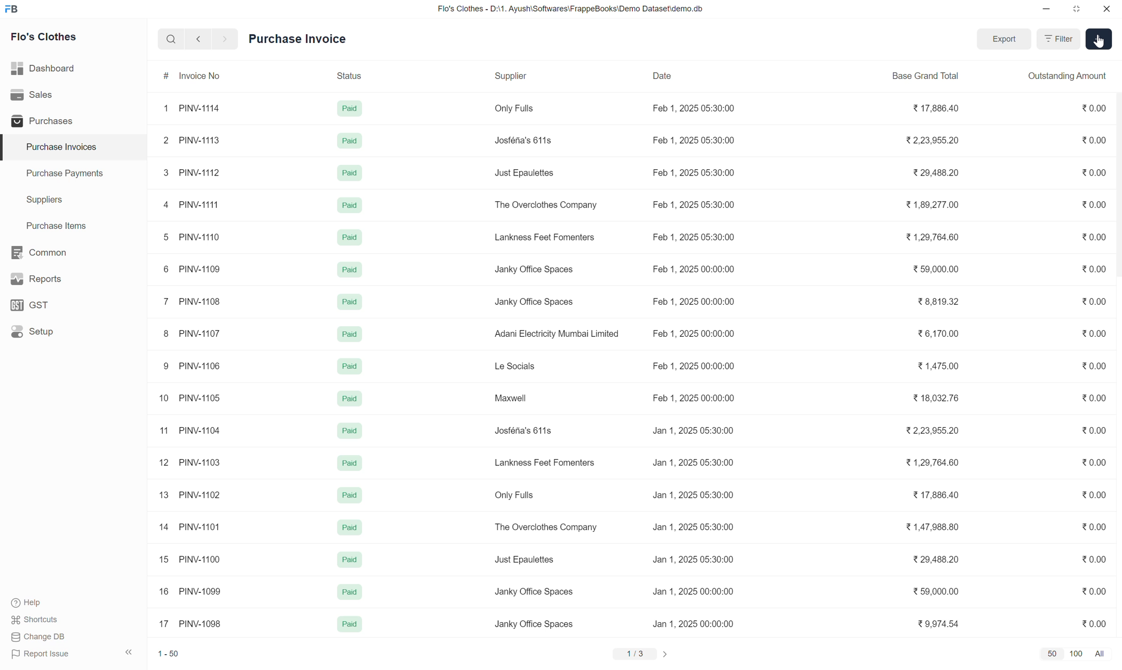 This screenshot has height=670, width=1122. What do you see at coordinates (190, 494) in the screenshot?
I see `13 PINV-1102` at bounding box center [190, 494].